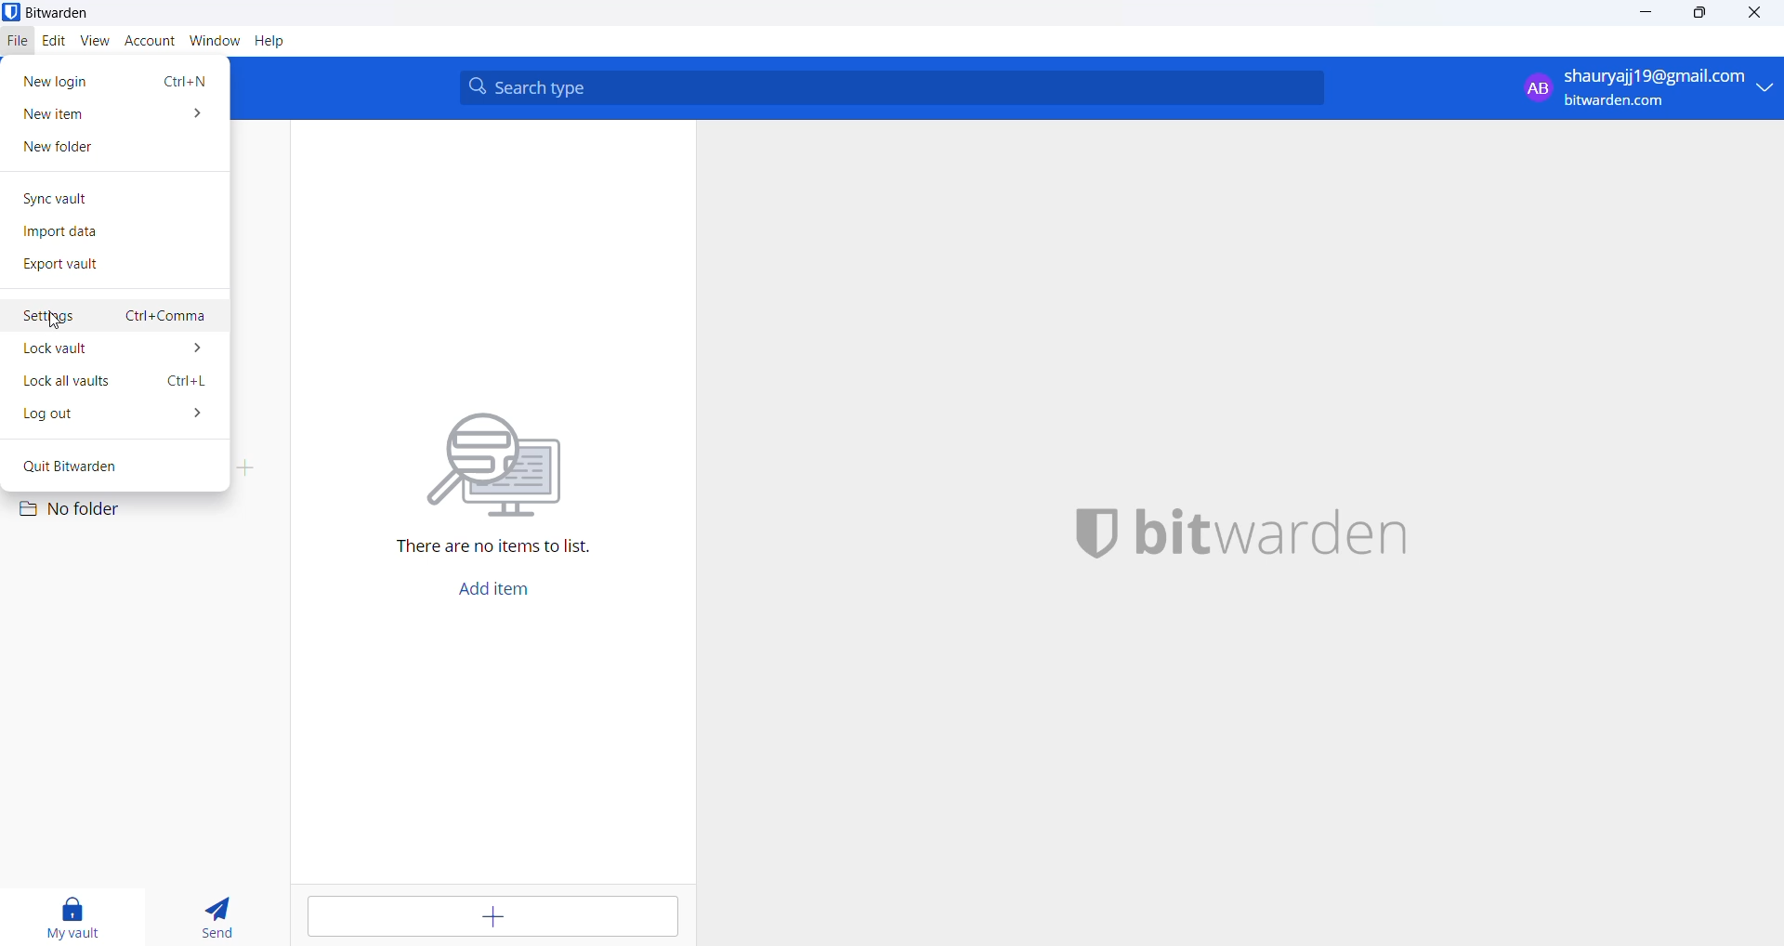 The image size is (1784, 946). What do you see at coordinates (59, 322) in the screenshot?
I see `cursor` at bounding box center [59, 322].